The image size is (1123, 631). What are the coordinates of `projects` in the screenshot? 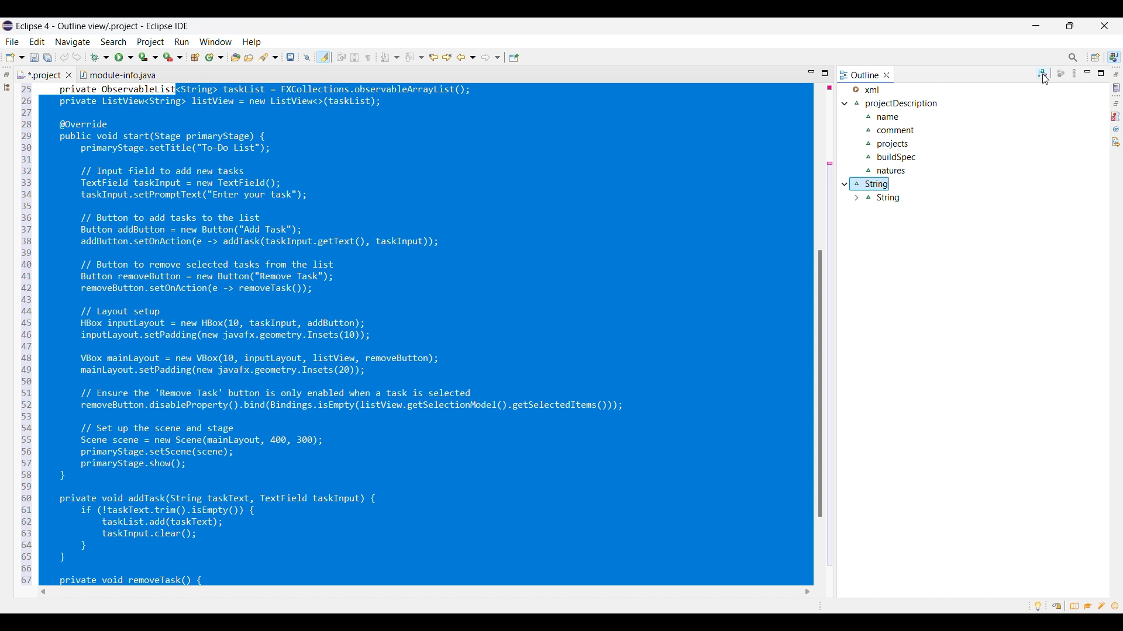 It's located at (892, 145).